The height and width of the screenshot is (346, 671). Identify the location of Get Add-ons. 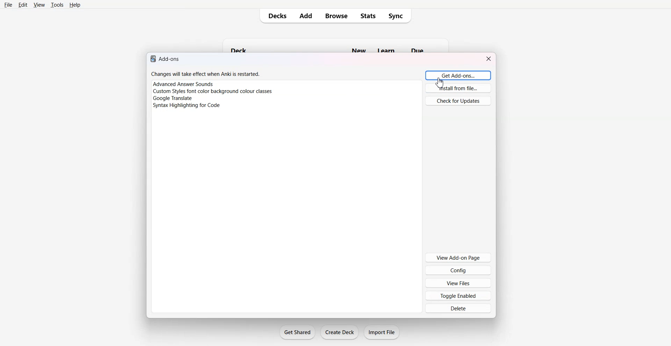
(459, 75).